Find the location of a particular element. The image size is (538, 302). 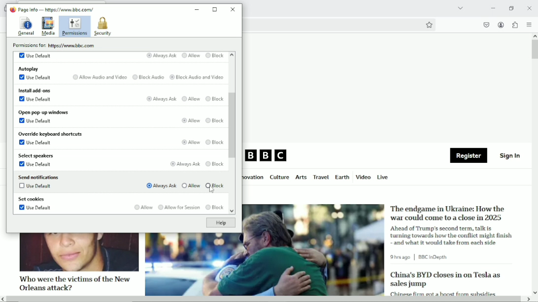

Block audio and video is located at coordinates (197, 78).